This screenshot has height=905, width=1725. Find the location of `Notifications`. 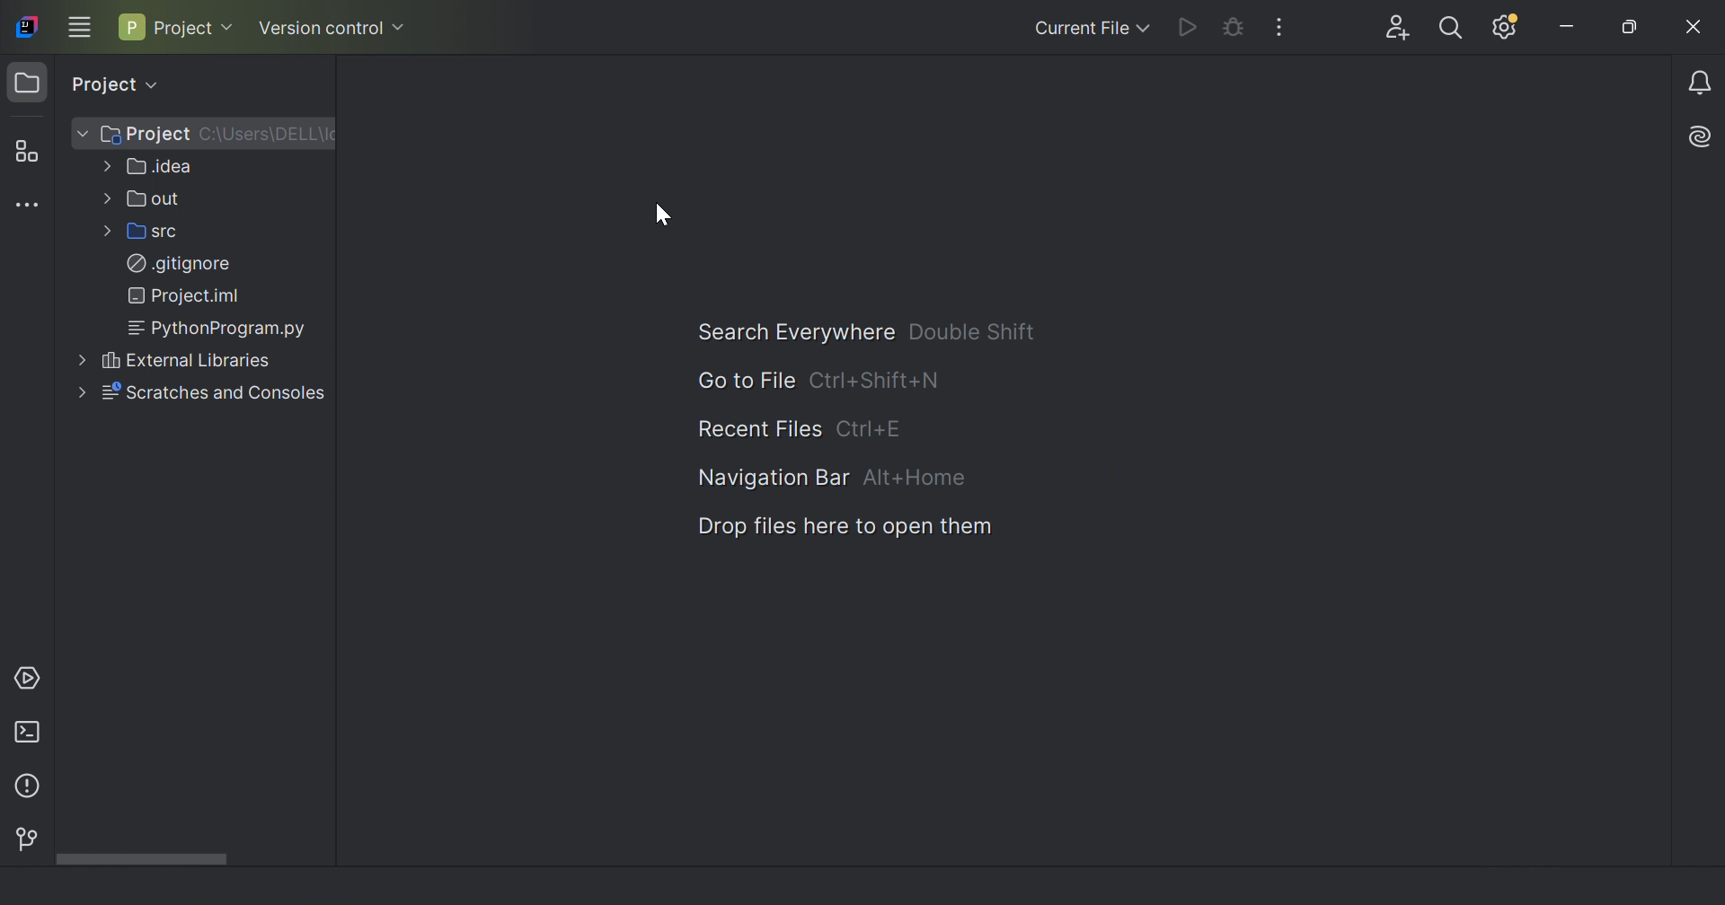

Notifications is located at coordinates (1703, 82).